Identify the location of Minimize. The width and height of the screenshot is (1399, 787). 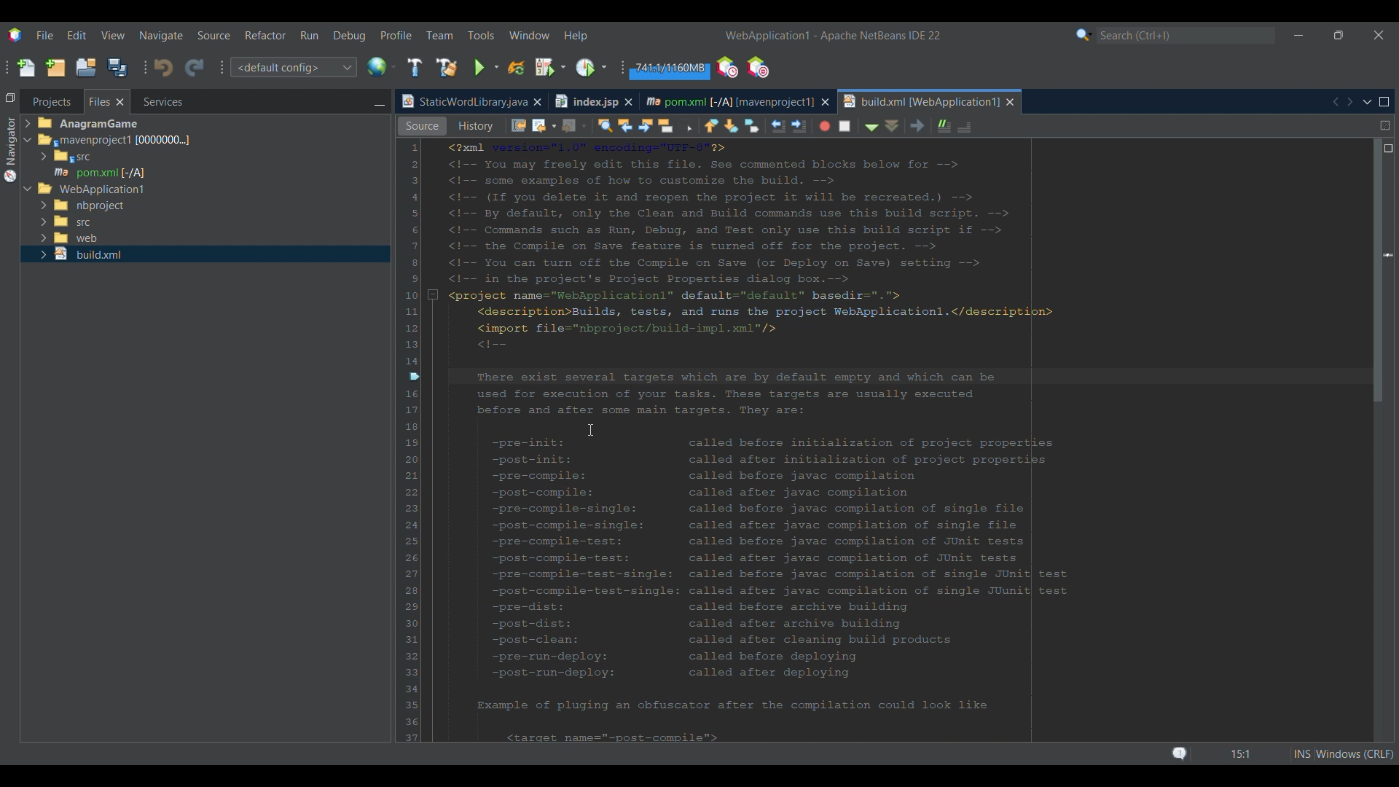
(379, 103).